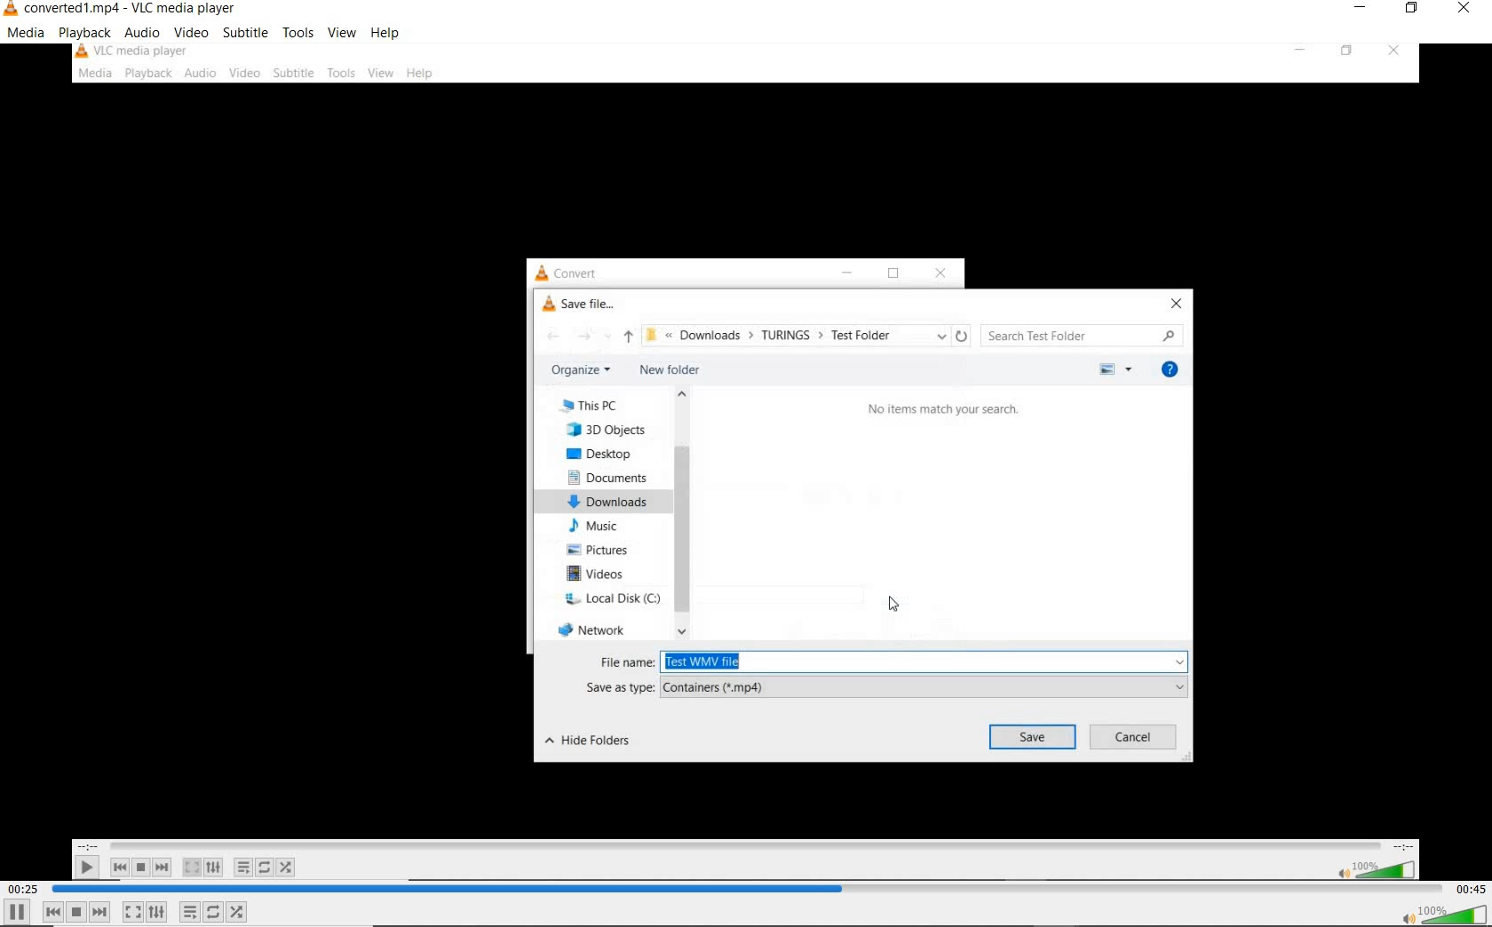  Describe the element at coordinates (18, 912) in the screenshot. I see `pause` at that location.